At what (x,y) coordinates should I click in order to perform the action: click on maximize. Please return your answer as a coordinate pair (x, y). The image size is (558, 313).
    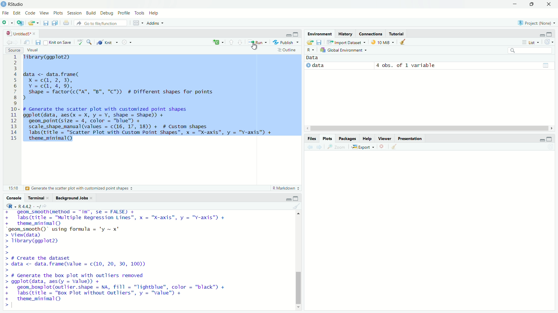
    Looking at the image, I should click on (296, 199).